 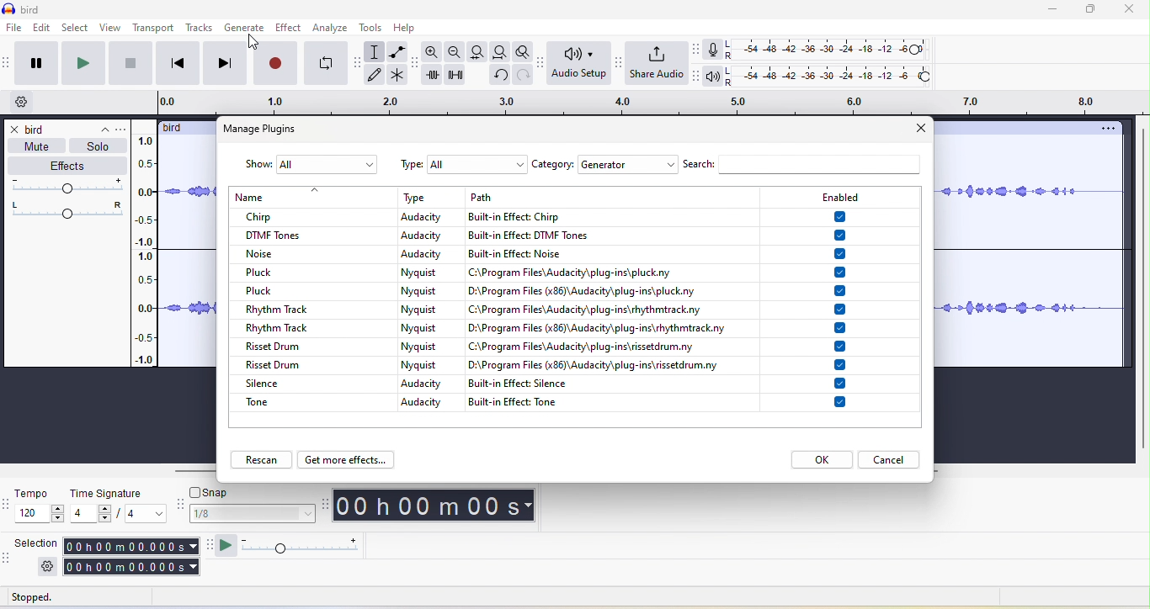 What do you see at coordinates (47, 568) in the screenshot?
I see `selection settings` at bounding box center [47, 568].